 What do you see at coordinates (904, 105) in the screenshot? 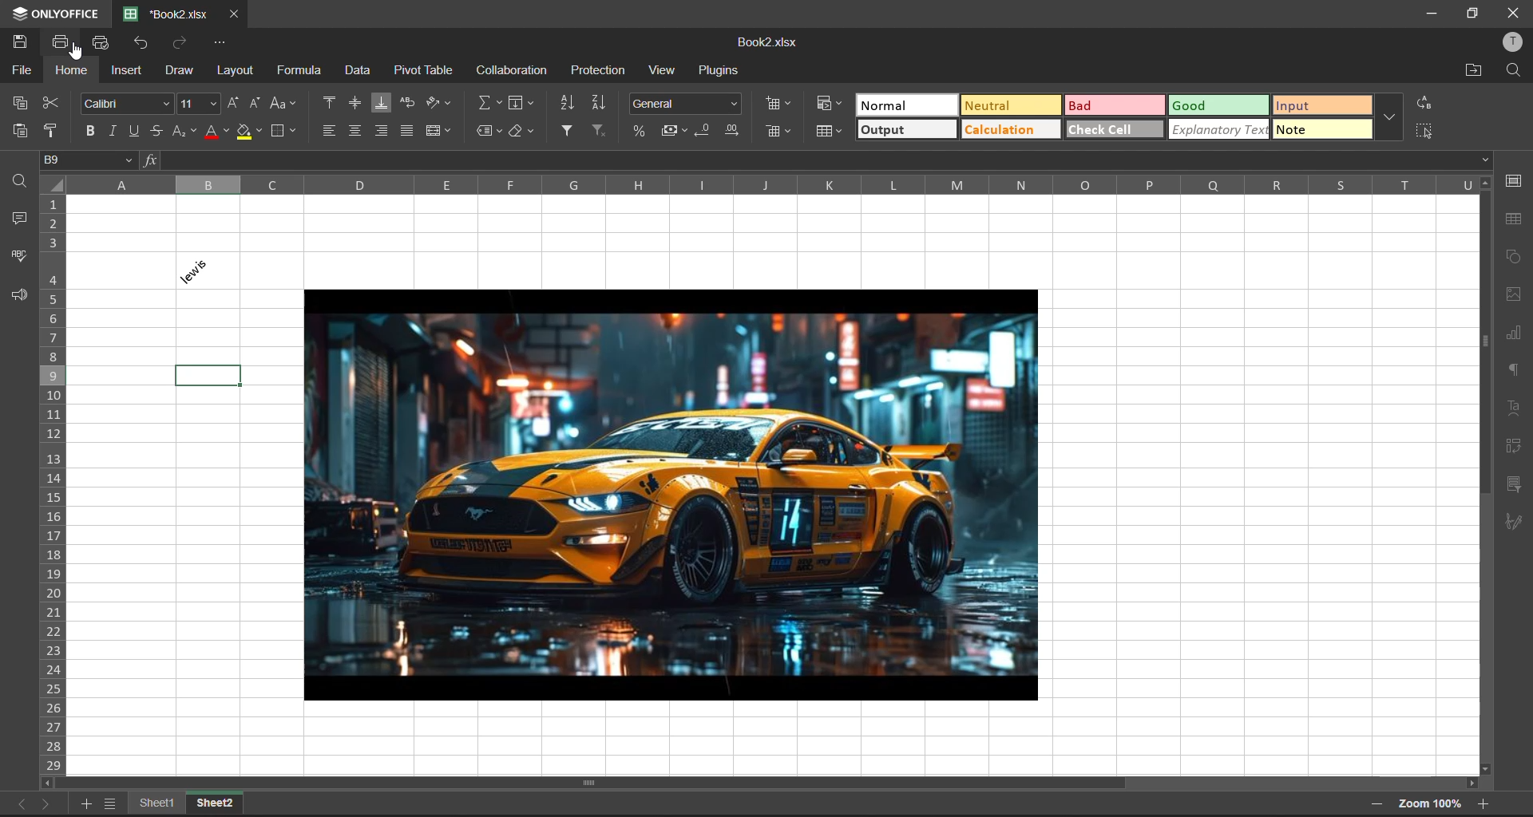
I see `normal` at bounding box center [904, 105].